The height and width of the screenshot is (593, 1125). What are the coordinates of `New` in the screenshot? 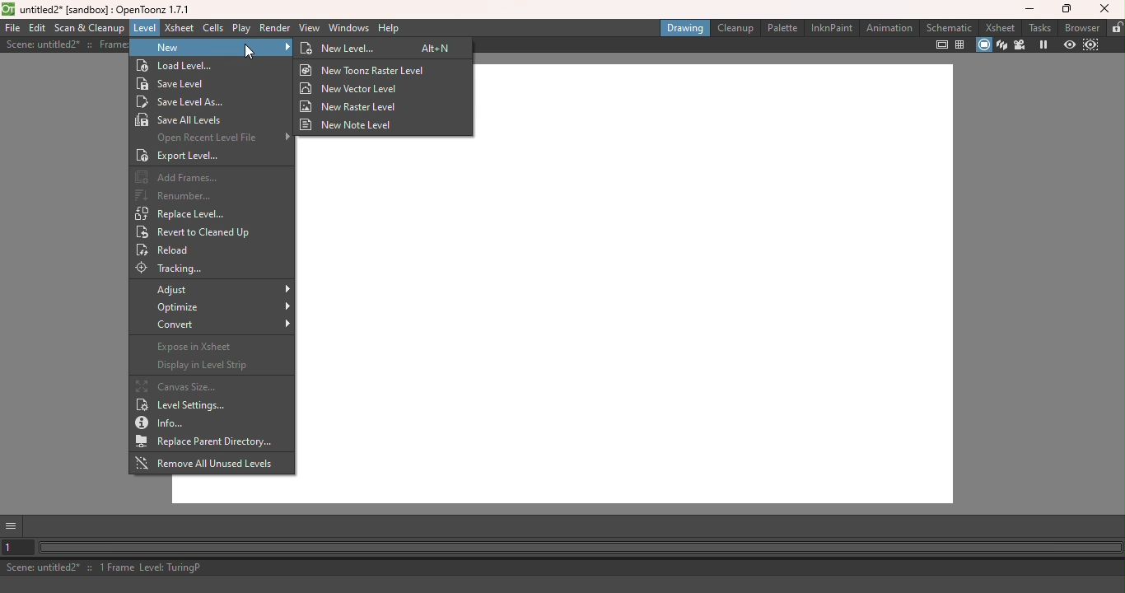 It's located at (211, 49).